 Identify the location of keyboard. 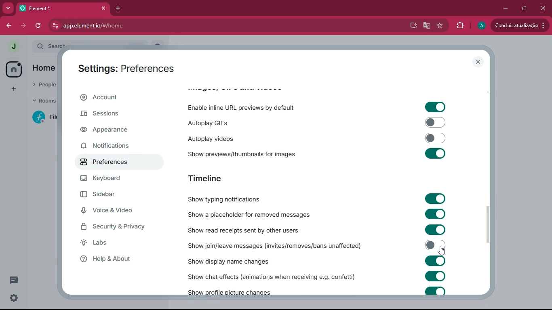
(114, 178).